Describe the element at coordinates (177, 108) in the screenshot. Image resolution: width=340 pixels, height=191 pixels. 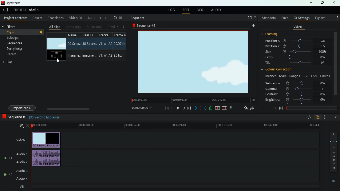
I see `play` at that location.